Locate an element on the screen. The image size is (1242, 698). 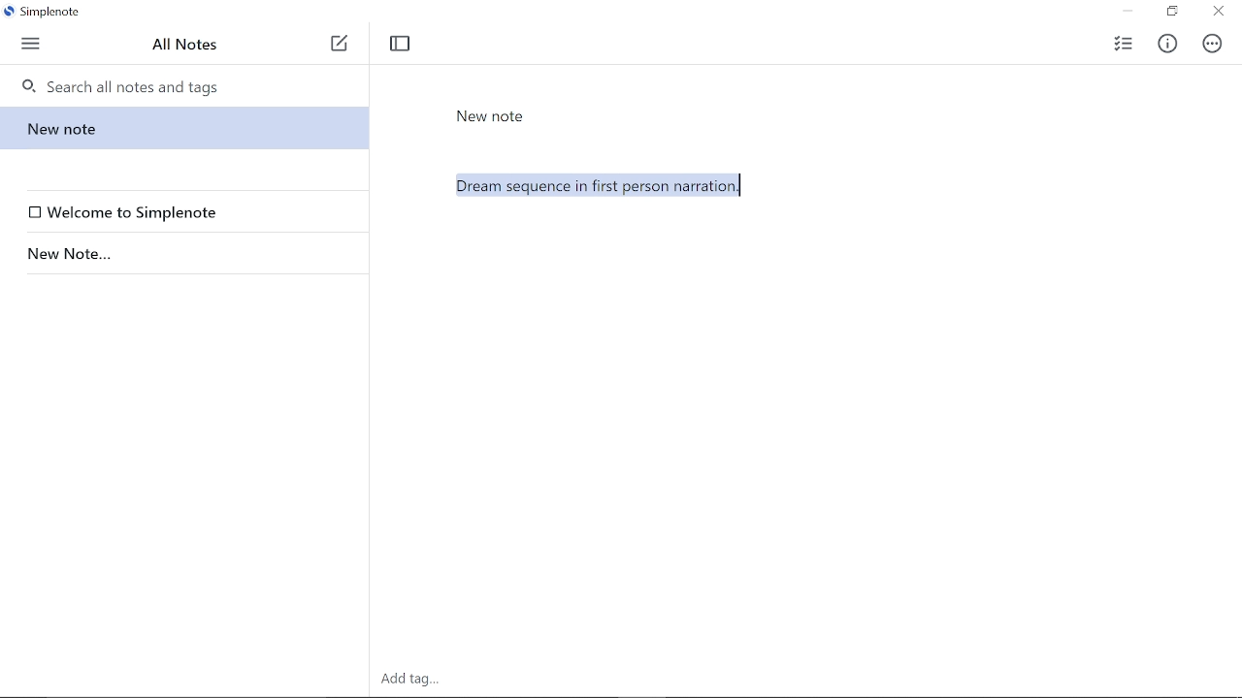
New Note is located at coordinates (491, 116).